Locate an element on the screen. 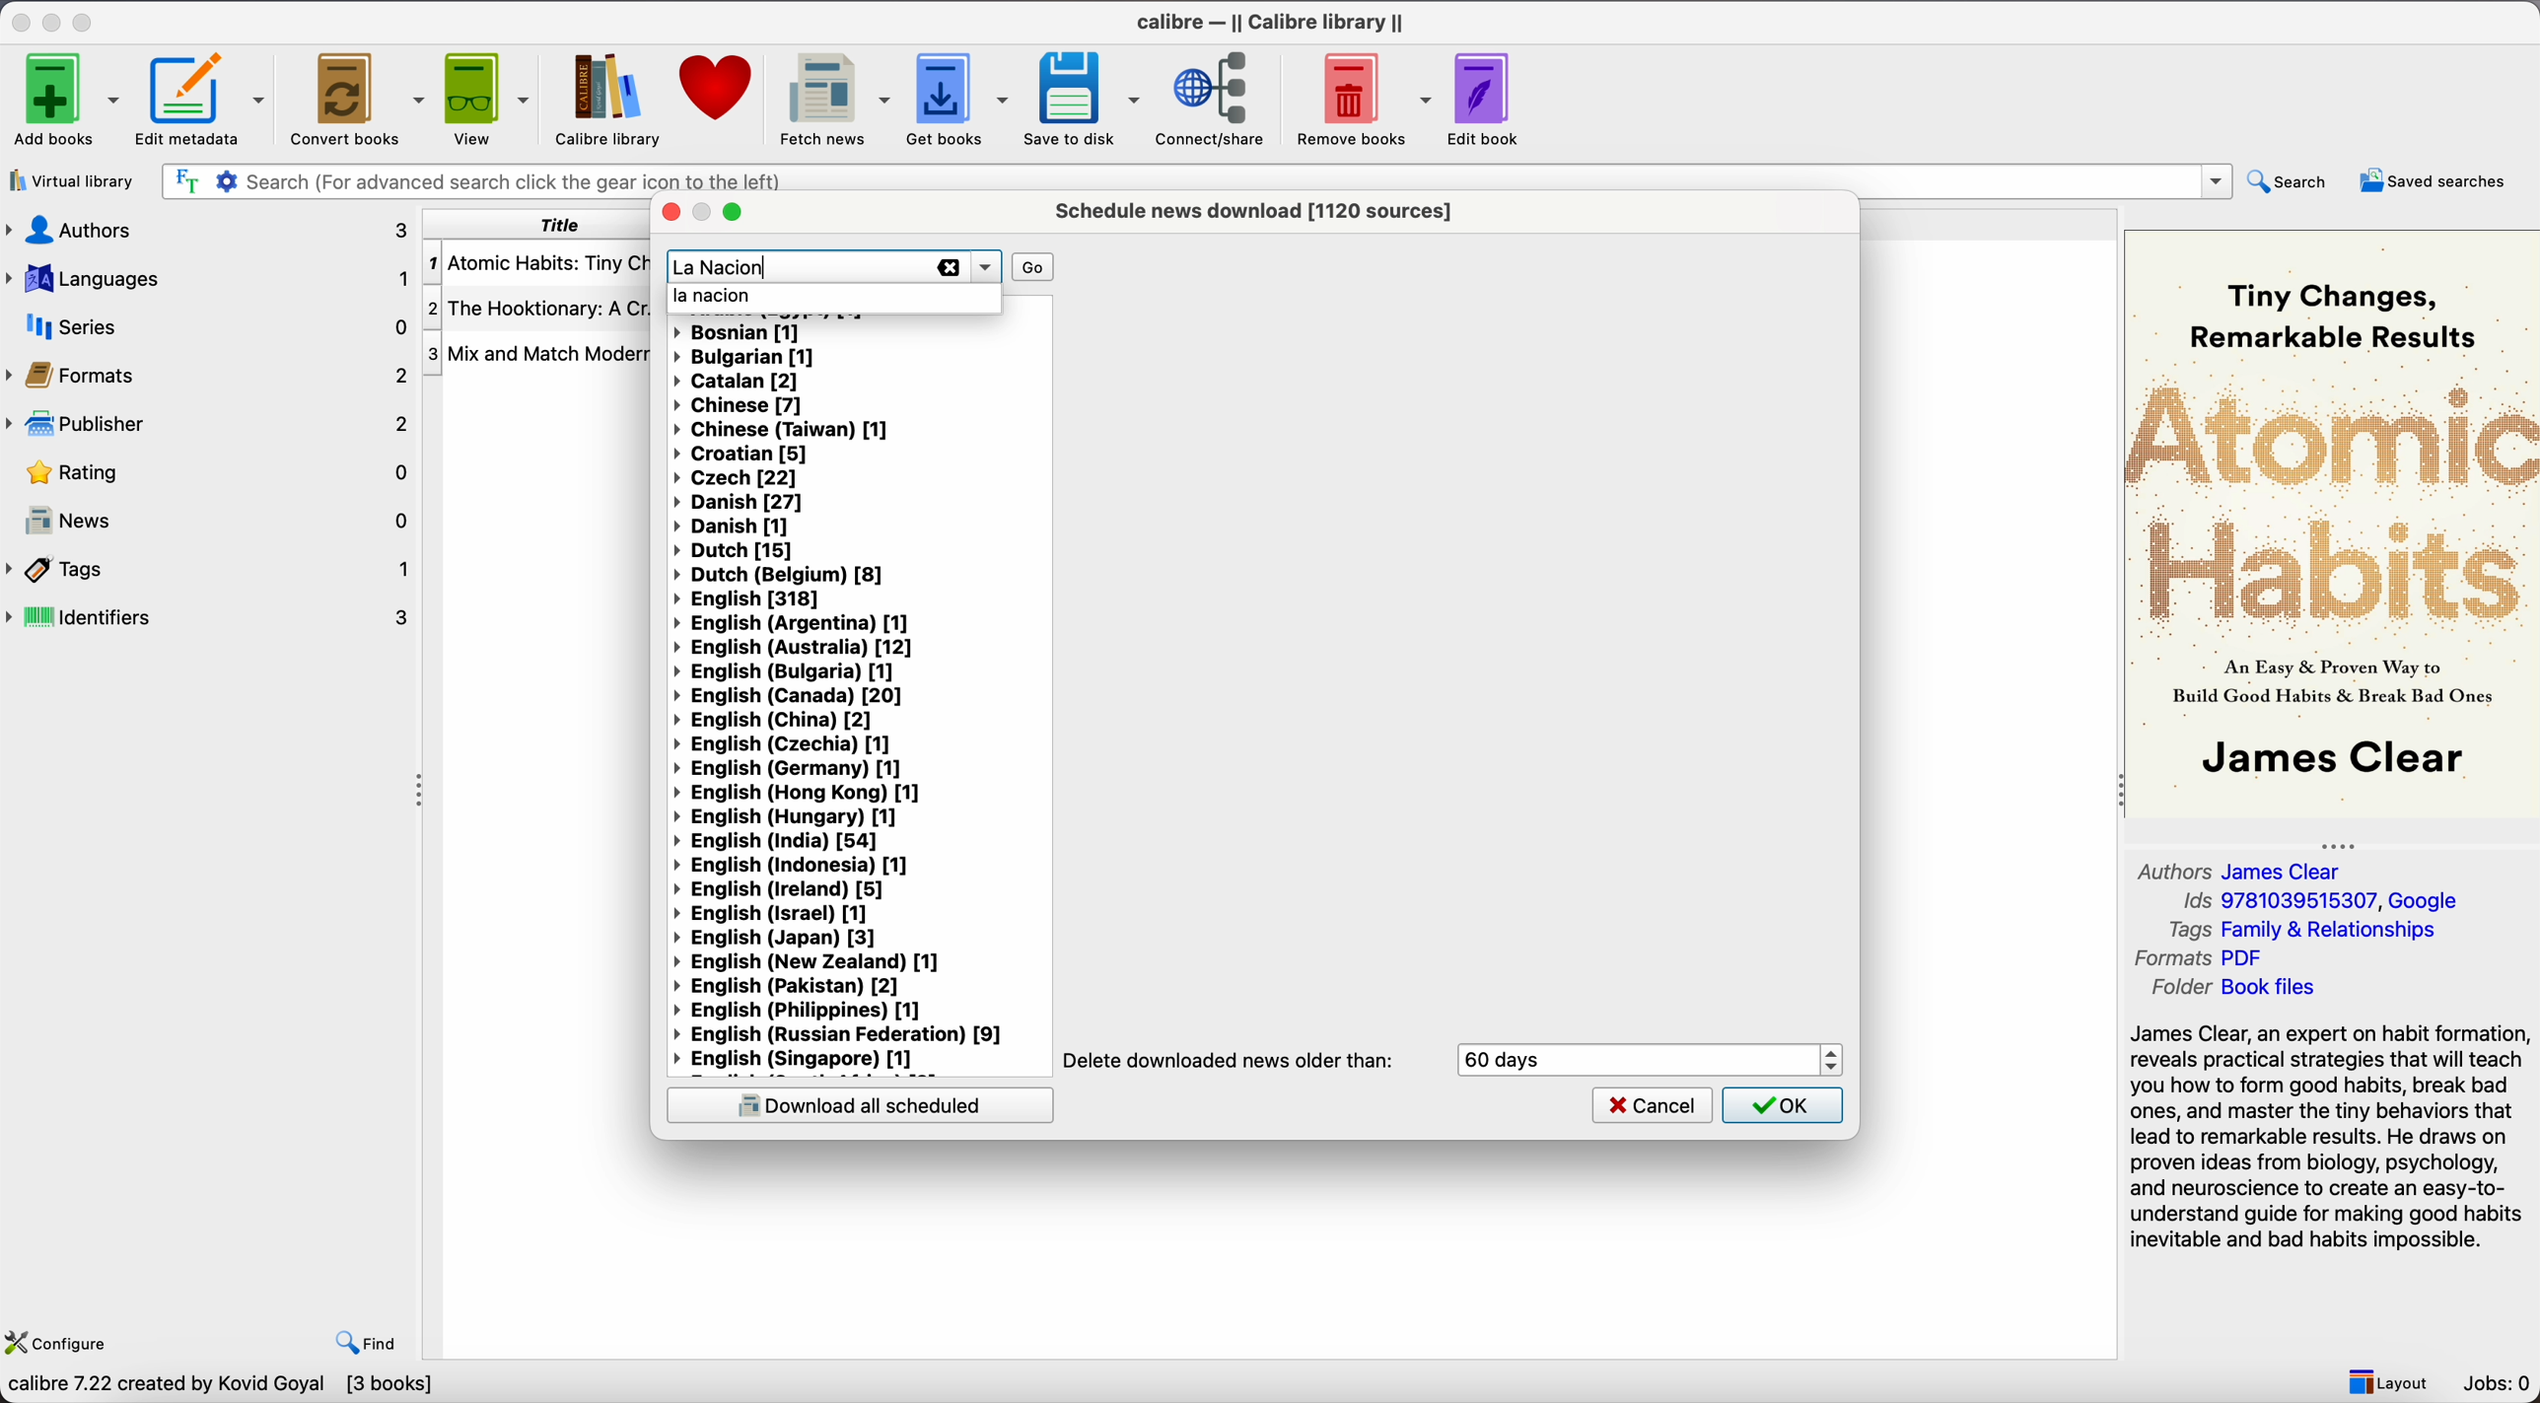 The image size is (2540, 1403). series is located at coordinates (210, 325).